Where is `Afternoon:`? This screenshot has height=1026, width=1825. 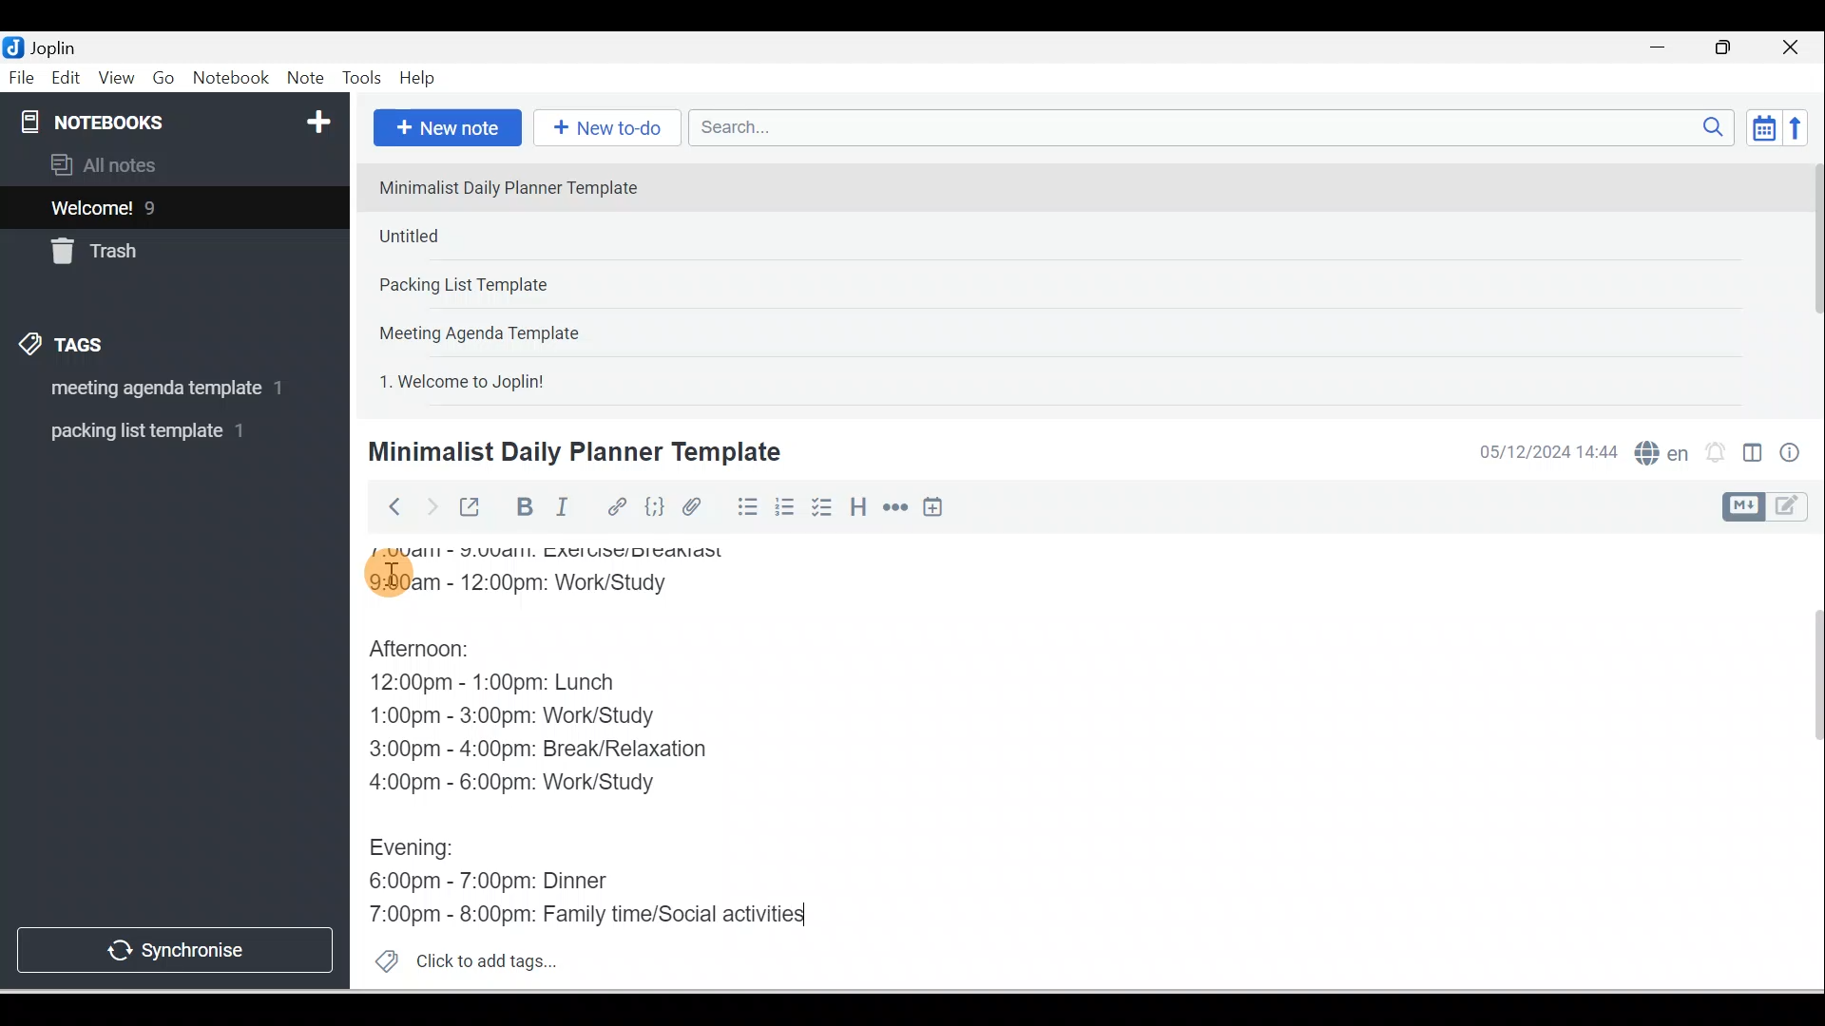 Afternoon: is located at coordinates (437, 653).